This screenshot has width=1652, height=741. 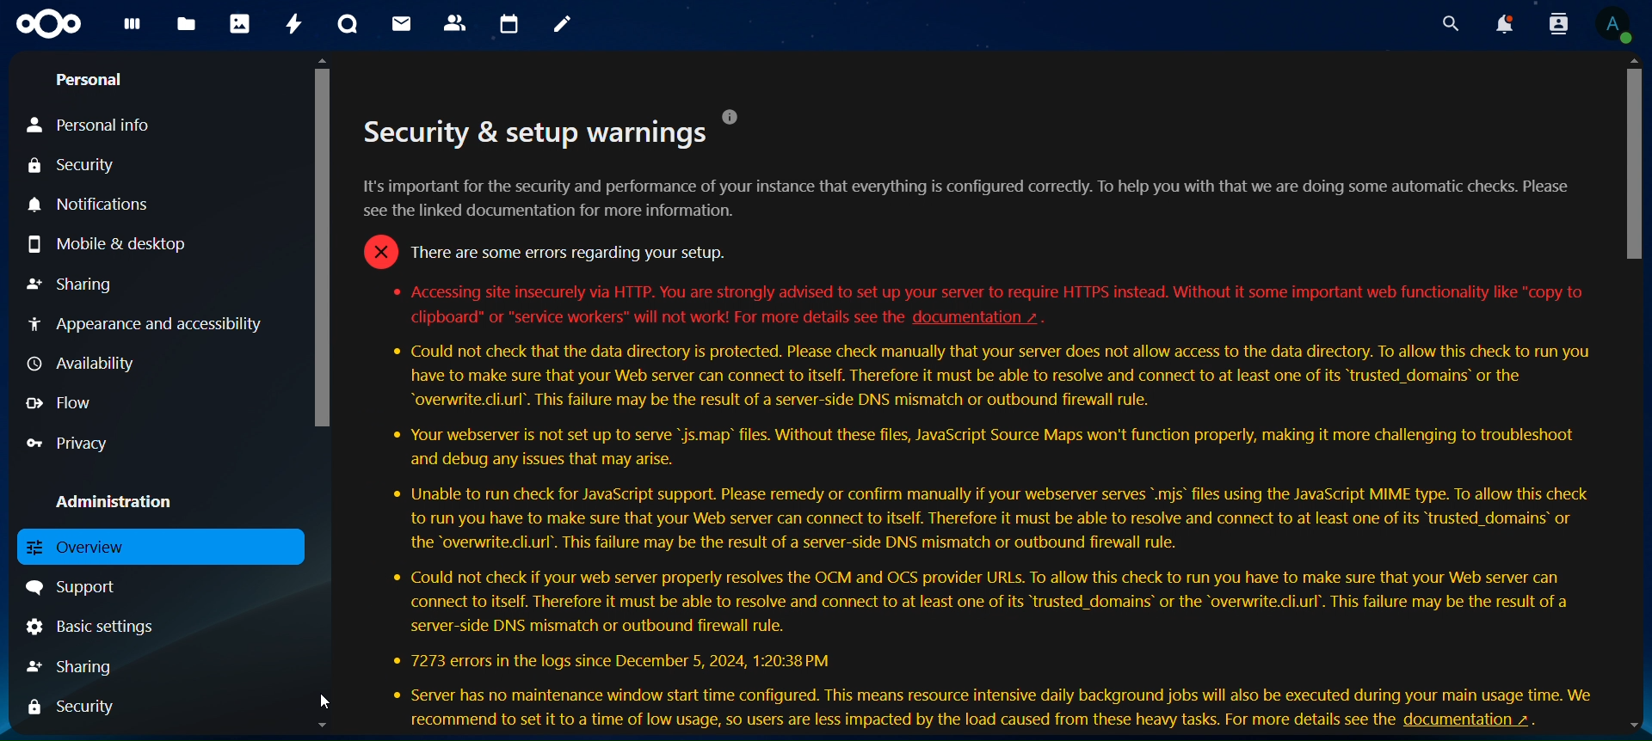 I want to click on personal info, so click(x=97, y=122).